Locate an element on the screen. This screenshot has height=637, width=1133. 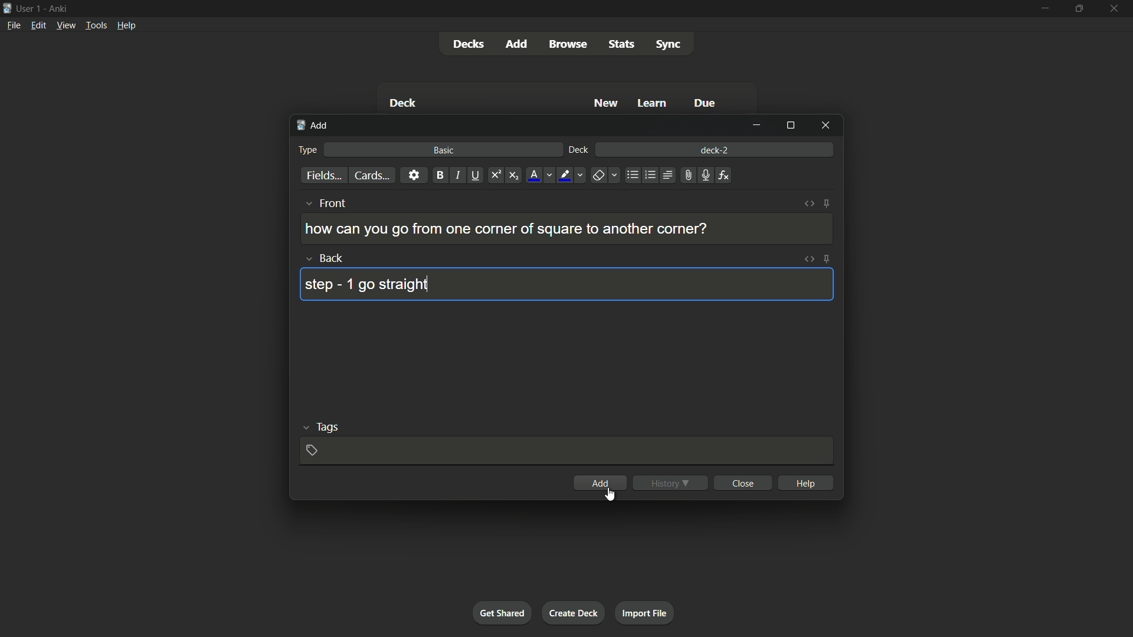
superscript is located at coordinates (496, 176).